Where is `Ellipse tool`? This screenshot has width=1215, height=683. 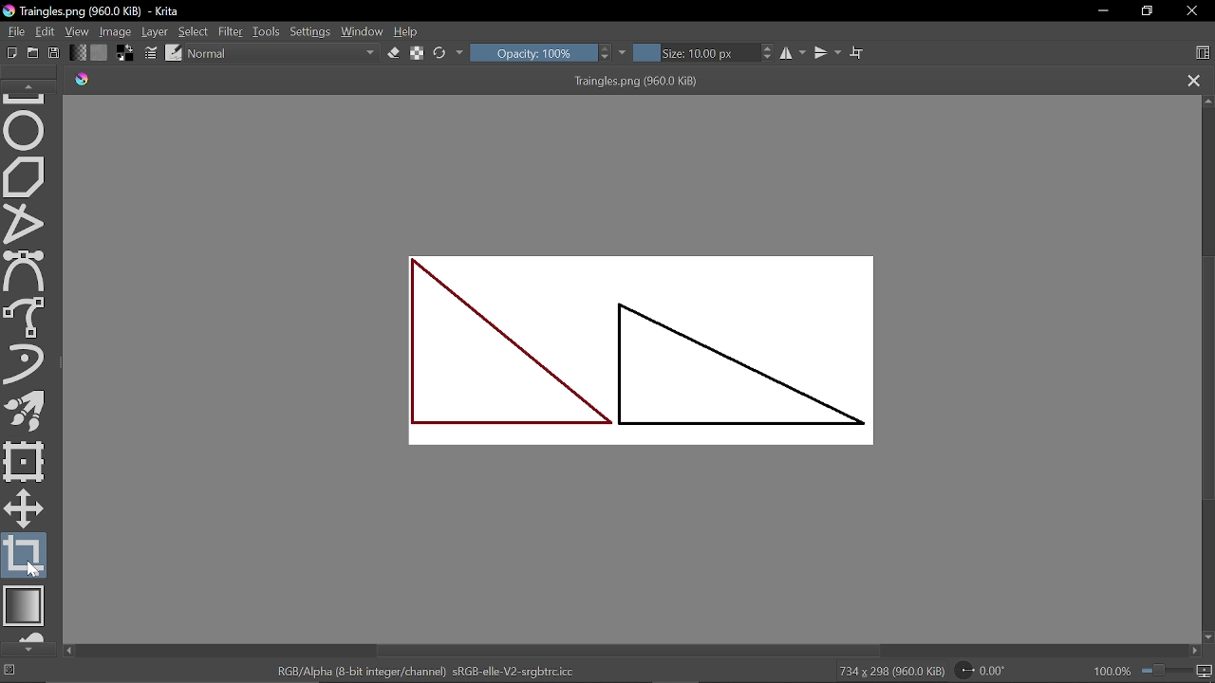
Ellipse tool is located at coordinates (26, 129).